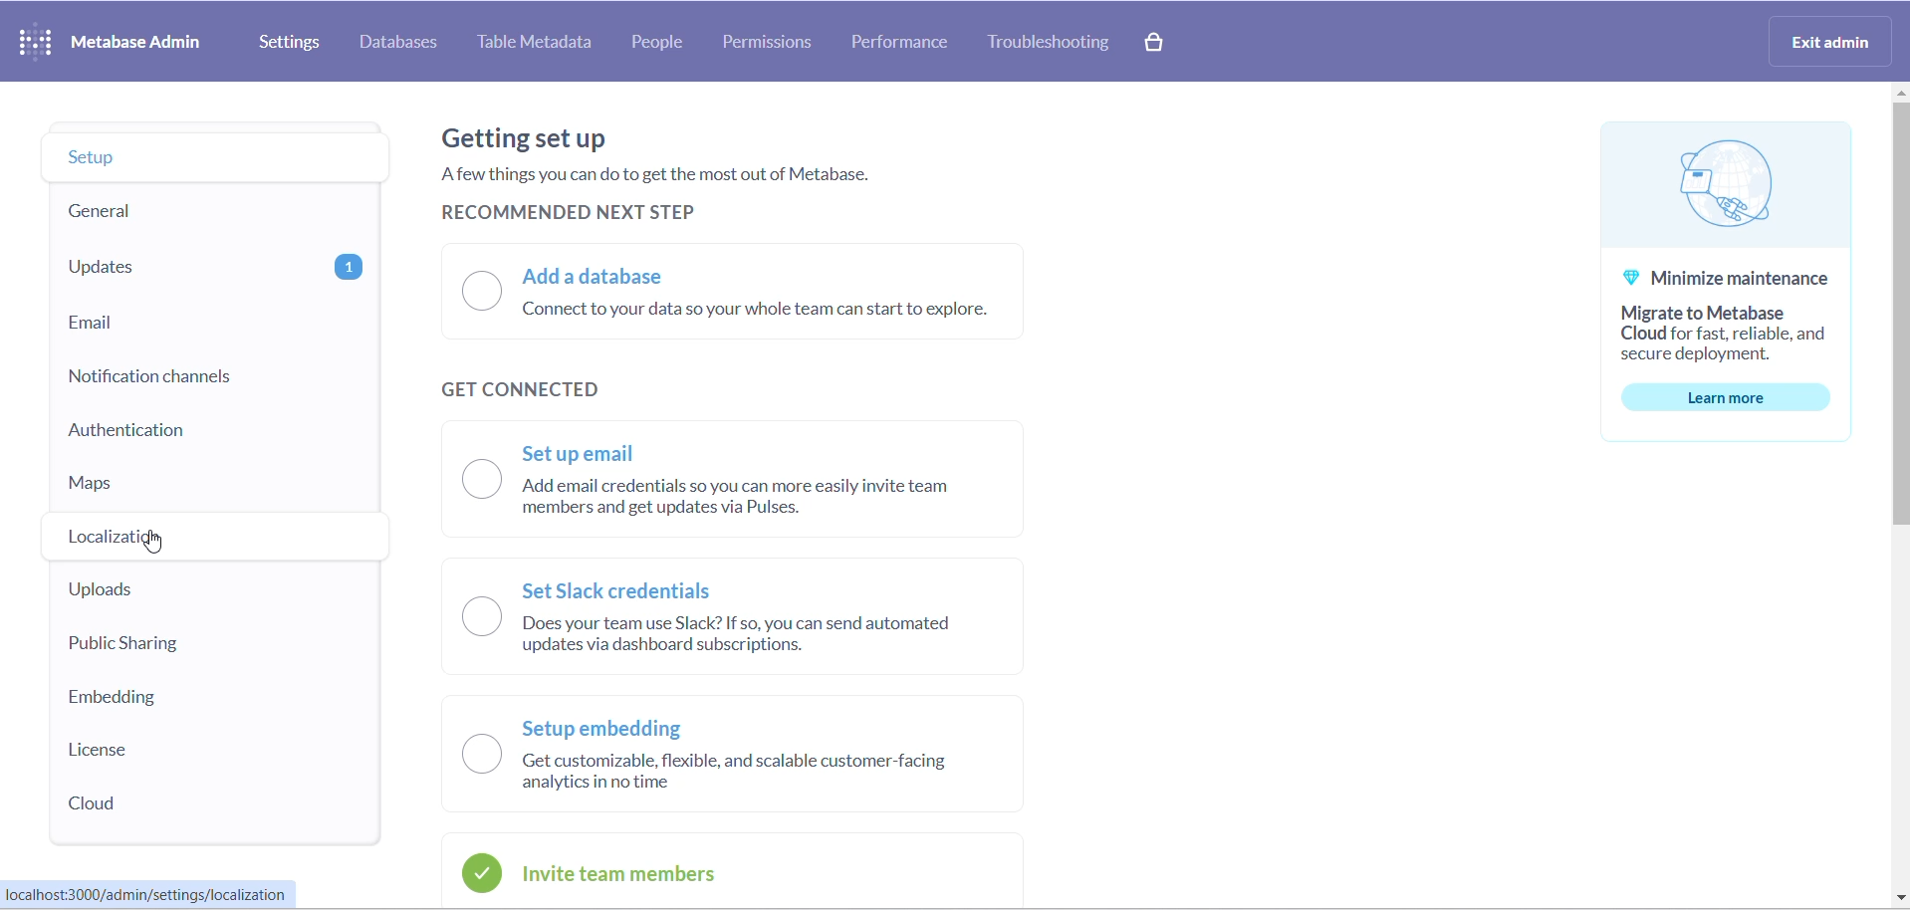 The image size is (1910, 910). What do you see at coordinates (208, 213) in the screenshot?
I see `GENERAL` at bounding box center [208, 213].